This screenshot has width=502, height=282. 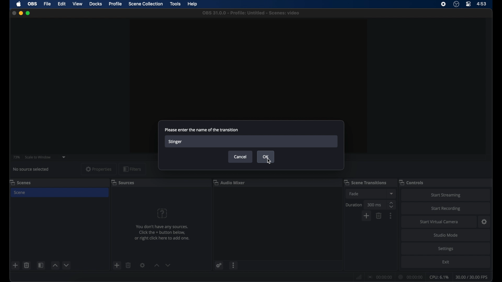 I want to click on fps, so click(x=472, y=277).